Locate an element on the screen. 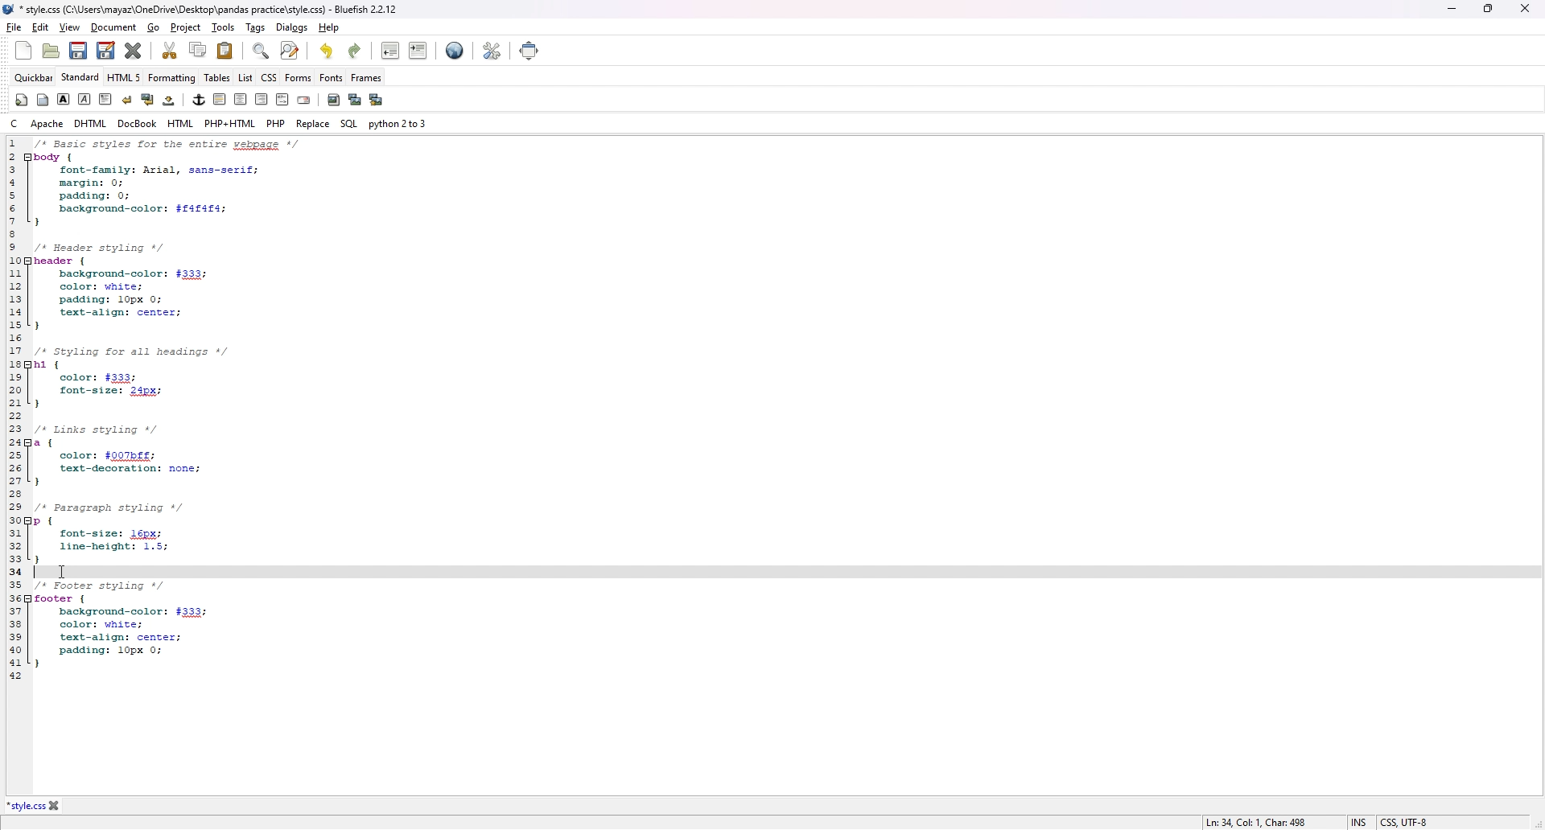 This screenshot has height=830, width=1545. close current tab is located at coordinates (134, 51).